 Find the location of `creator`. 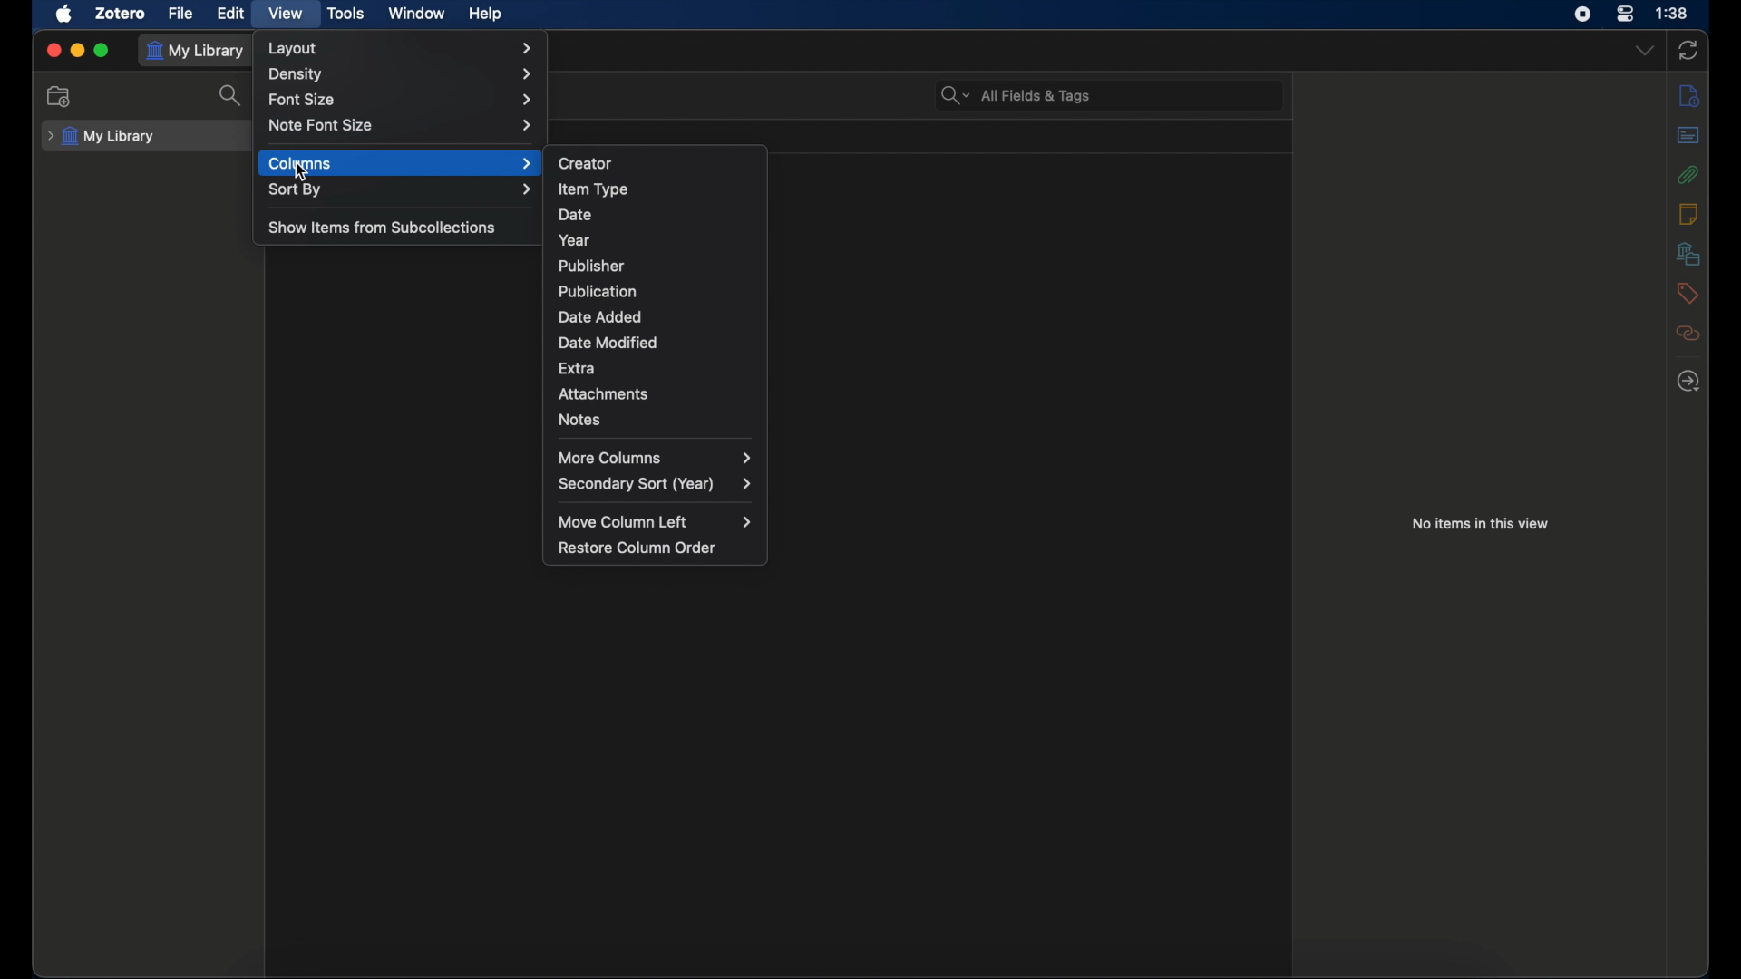

creator is located at coordinates (587, 161).